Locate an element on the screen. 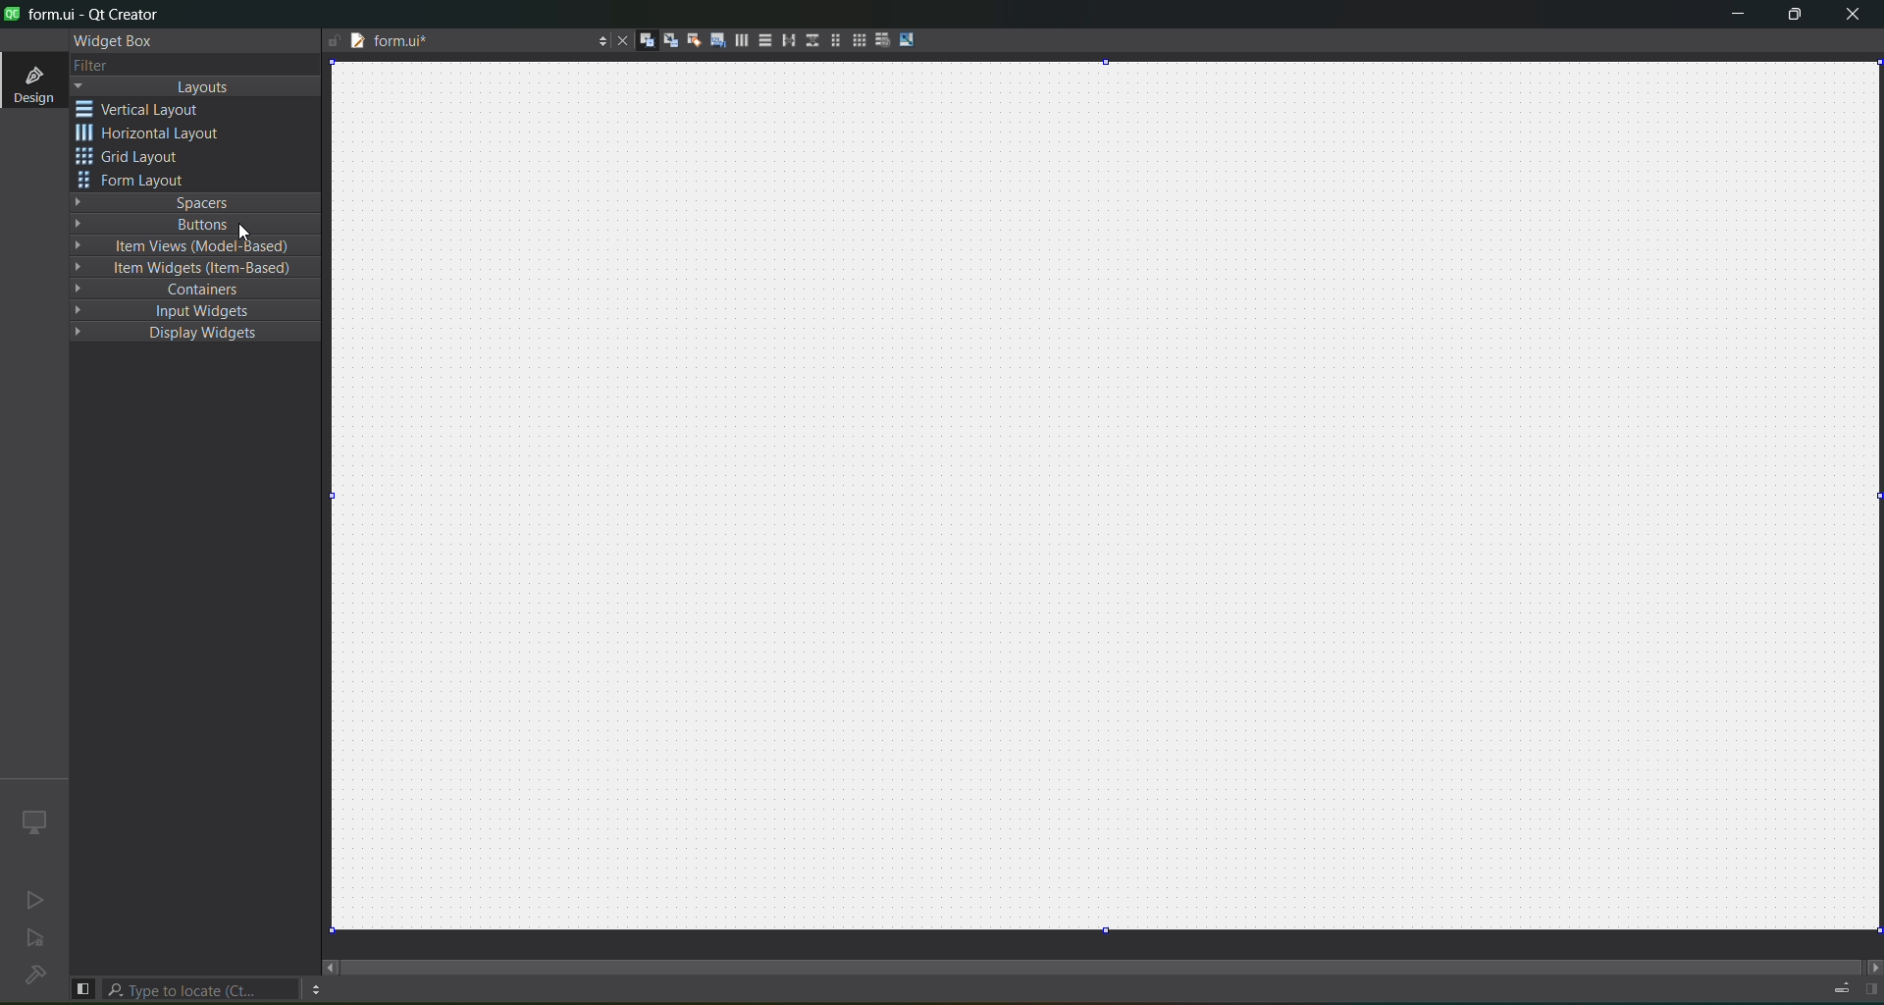 The image size is (1884, 1005). filter is located at coordinates (90, 65).